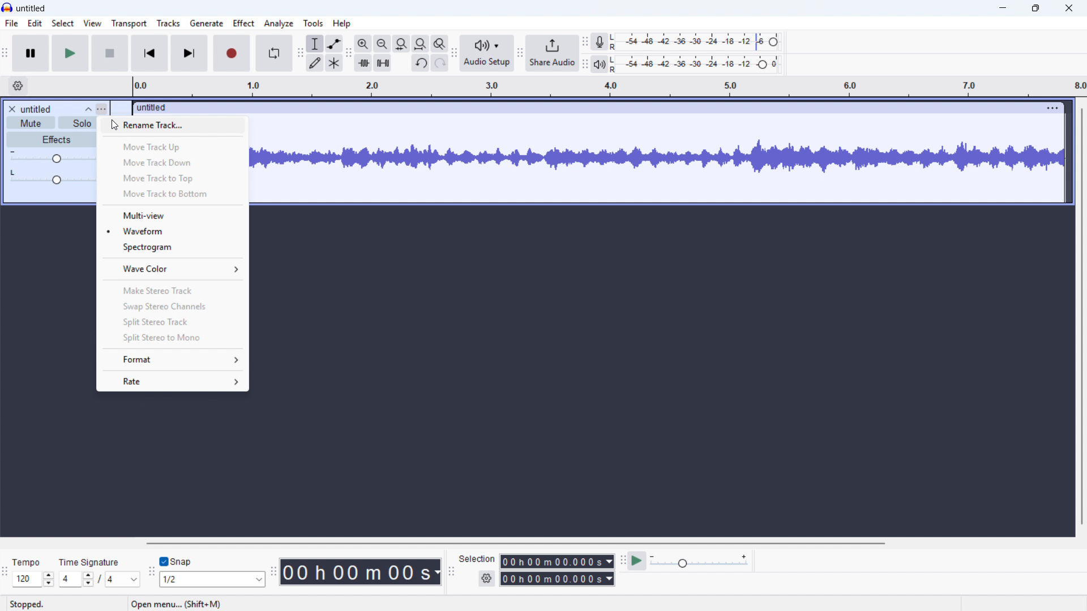  I want to click on Make stereo track , so click(172, 291).